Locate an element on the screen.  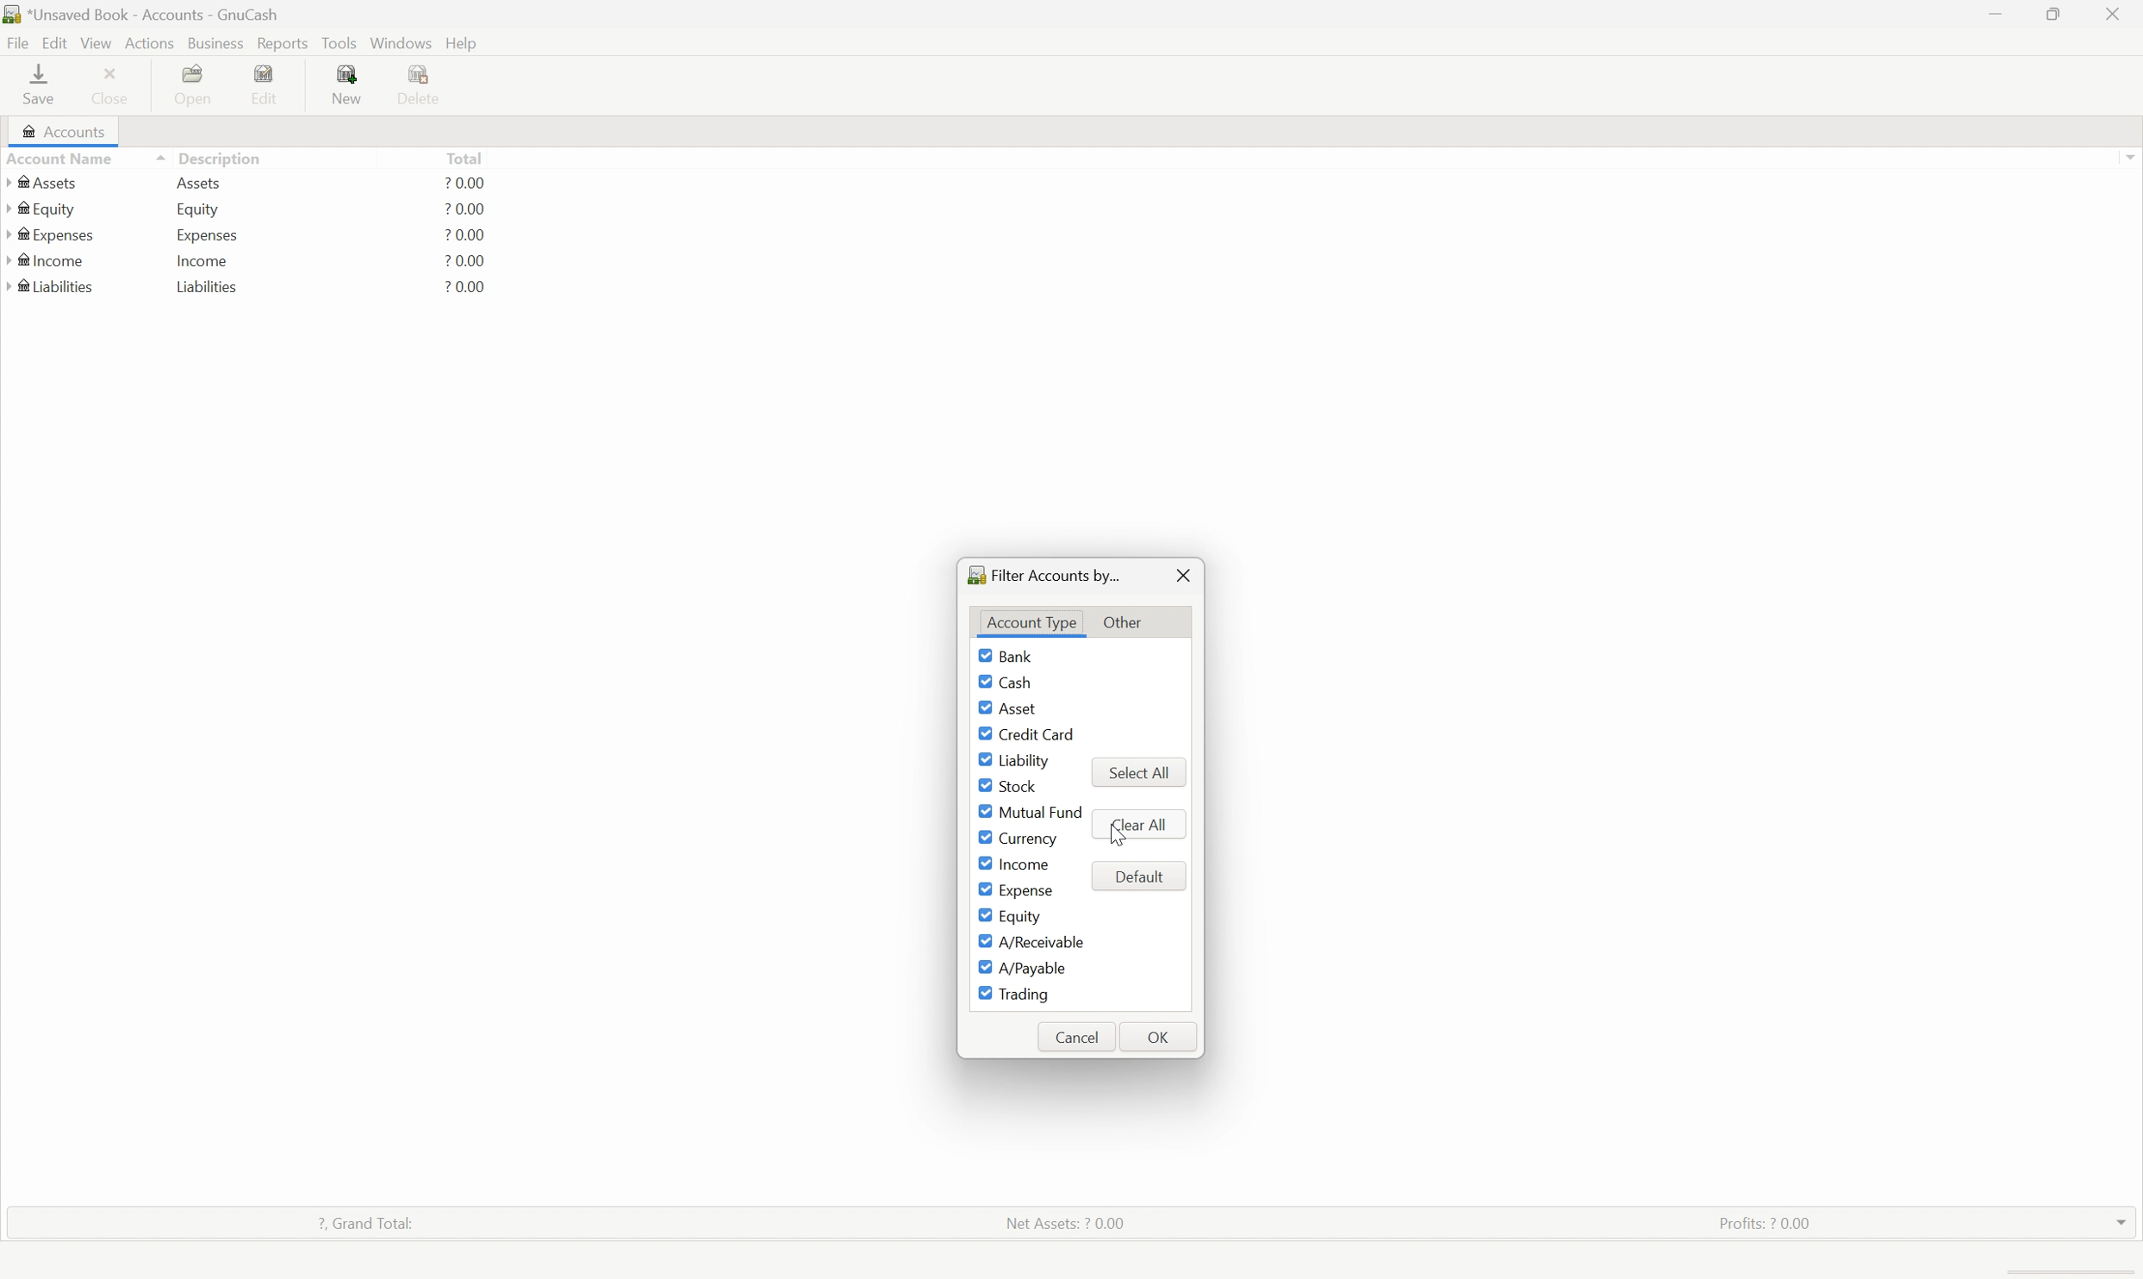
Delete is located at coordinates (423, 86).